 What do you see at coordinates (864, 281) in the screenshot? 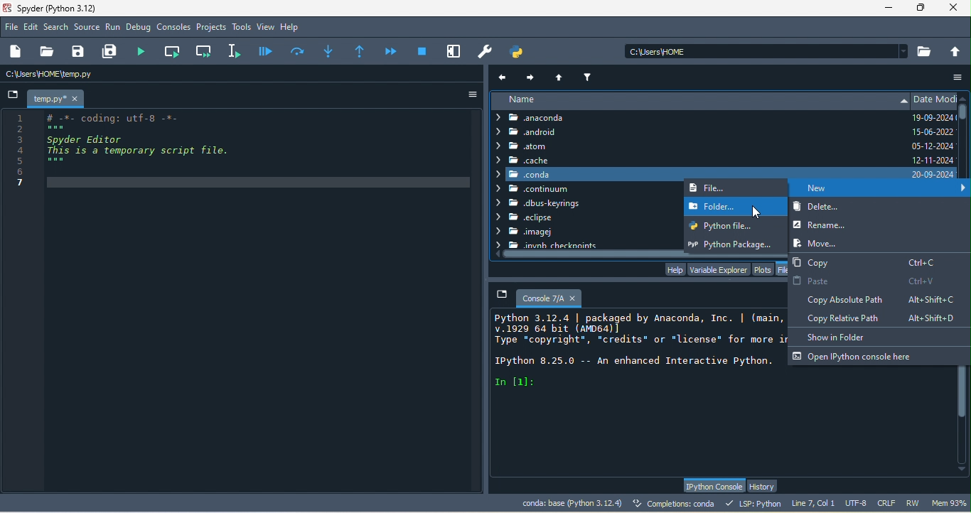
I see `paste` at bounding box center [864, 281].